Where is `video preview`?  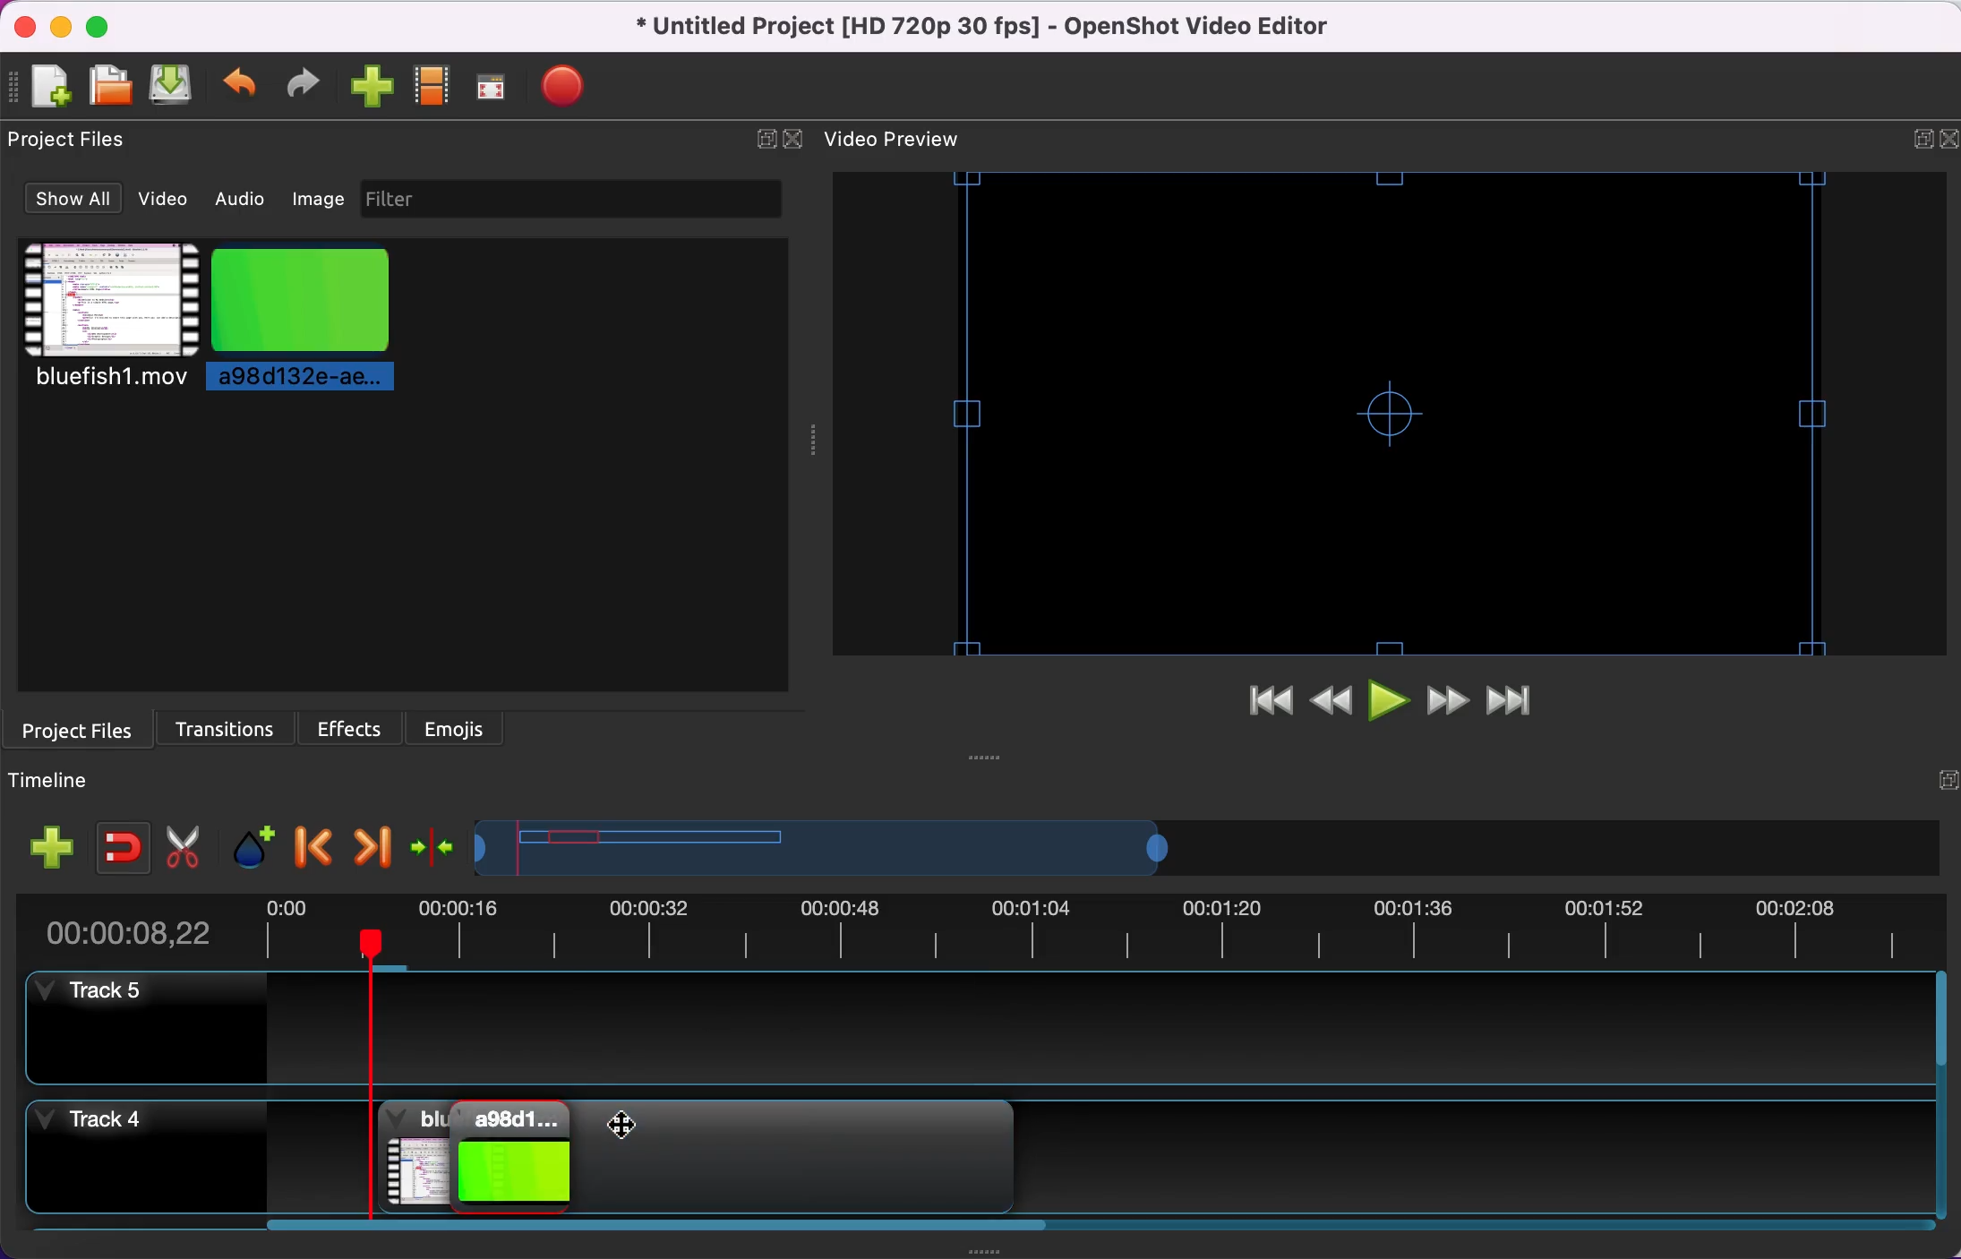 video preview is located at coordinates (911, 140).